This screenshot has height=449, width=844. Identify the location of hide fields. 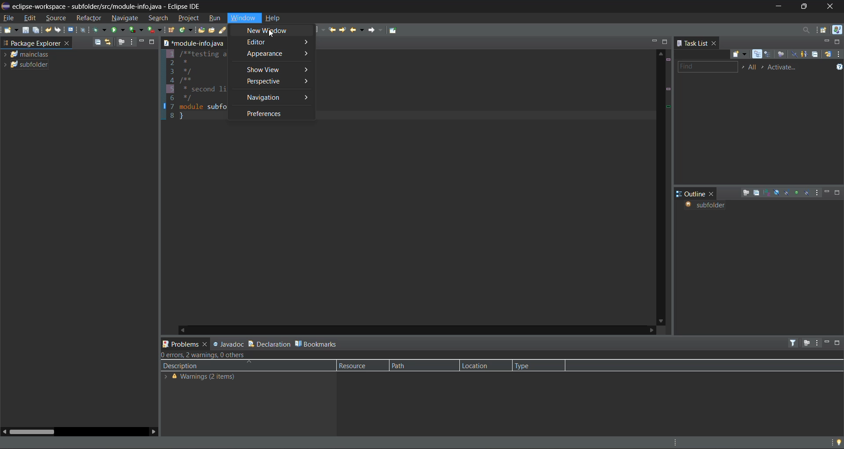
(777, 193).